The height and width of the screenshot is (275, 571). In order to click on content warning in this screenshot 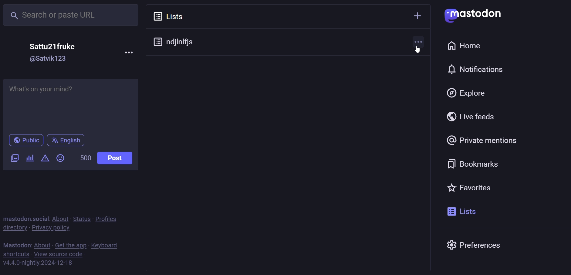, I will do `click(45, 159)`.